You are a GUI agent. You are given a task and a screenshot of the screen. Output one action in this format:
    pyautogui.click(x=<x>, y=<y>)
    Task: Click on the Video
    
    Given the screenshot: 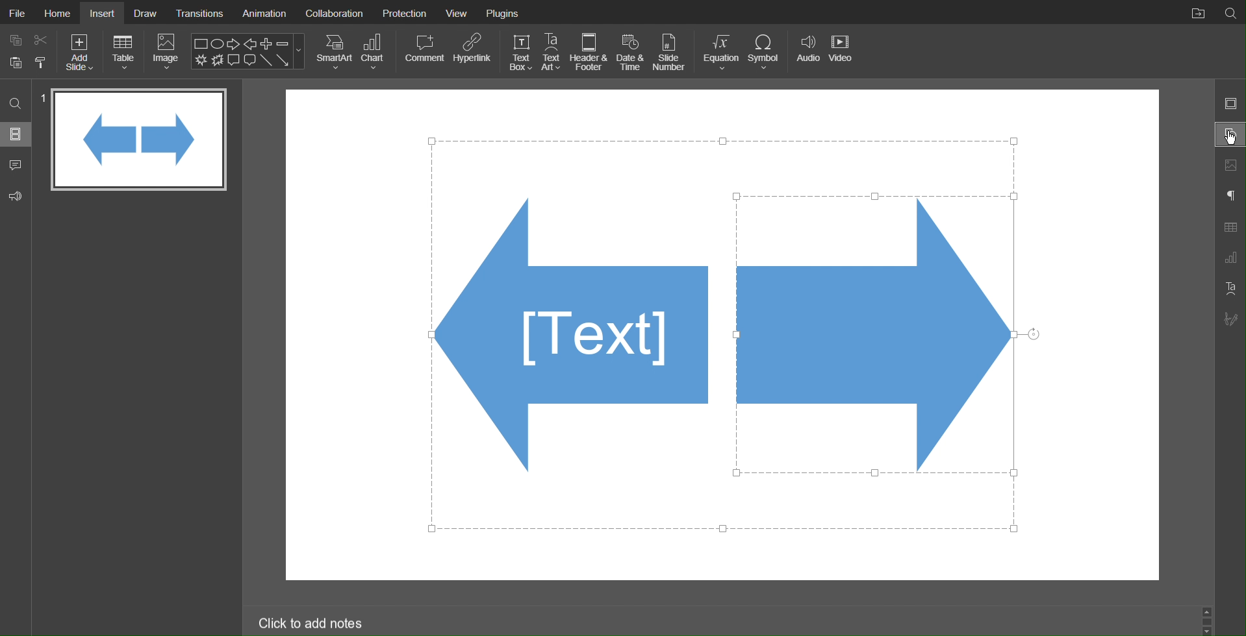 What is the action you would take?
    pyautogui.click(x=843, y=52)
    